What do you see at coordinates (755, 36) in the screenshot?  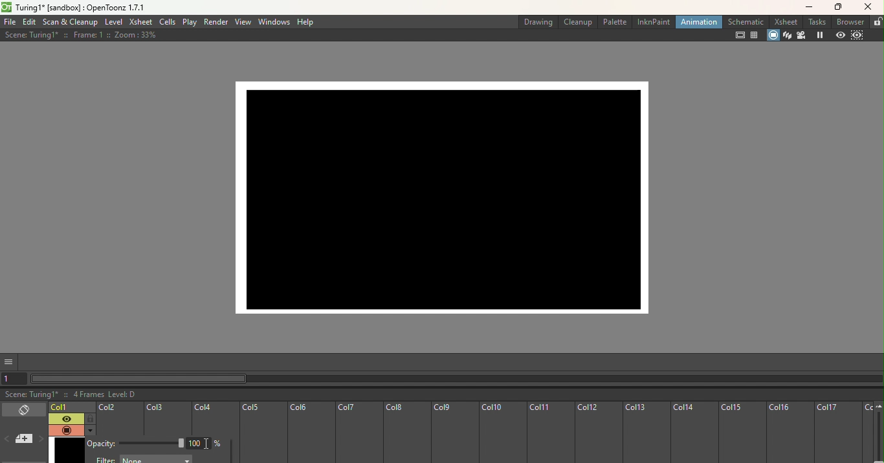 I see `Field guide` at bounding box center [755, 36].